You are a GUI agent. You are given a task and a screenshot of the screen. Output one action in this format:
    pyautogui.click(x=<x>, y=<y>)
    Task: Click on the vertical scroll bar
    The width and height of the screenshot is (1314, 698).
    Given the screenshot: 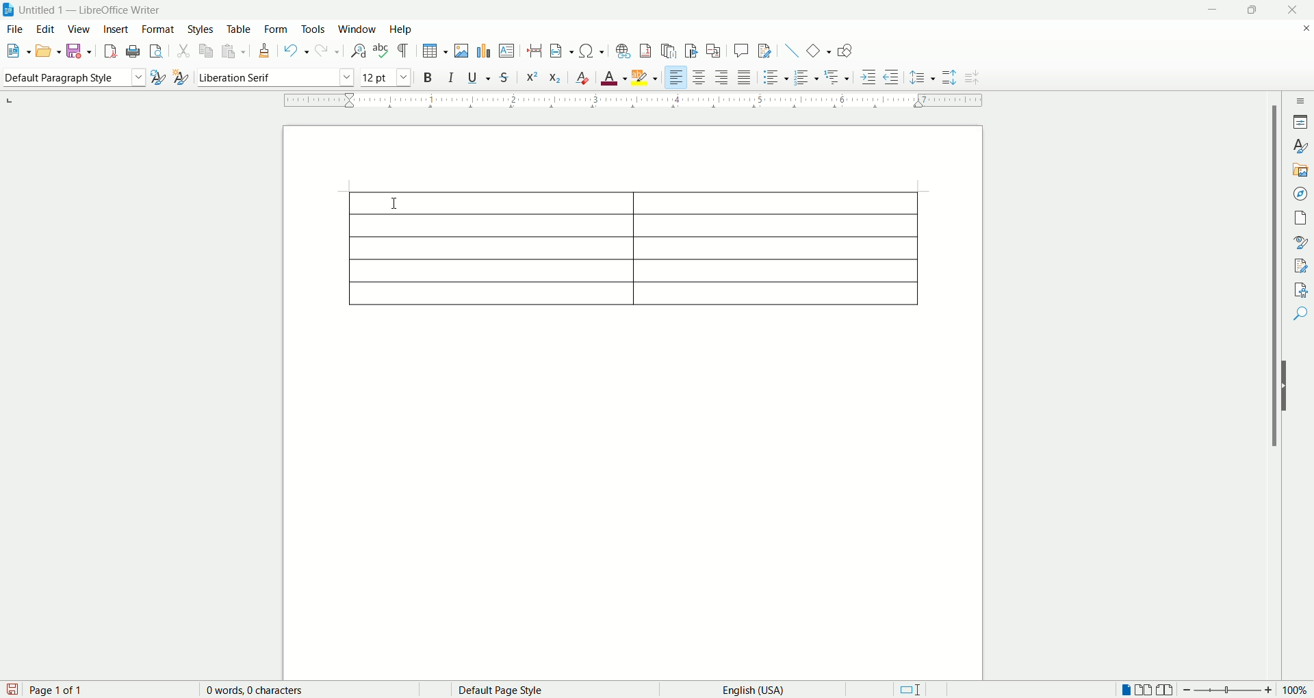 What is the action you would take?
    pyautogui.click(x=1270, y=384)
    